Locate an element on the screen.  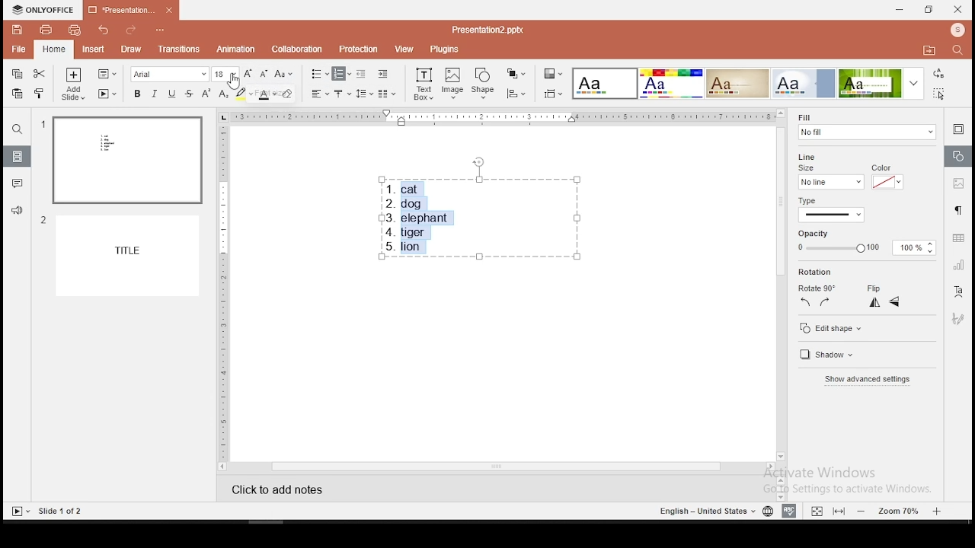
change slide layout is located at coordinates (107, 73).